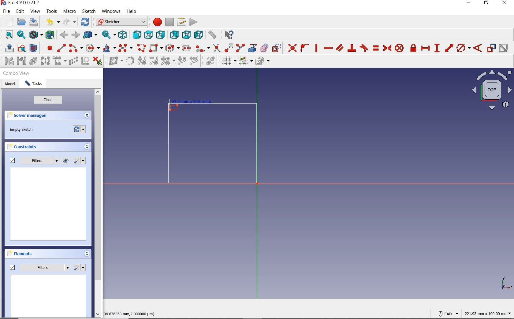 The image size is (514, 319). Describe the element at coordinates (33, 61) in the screenshot. I see `show/hide internal geometry` at that location.